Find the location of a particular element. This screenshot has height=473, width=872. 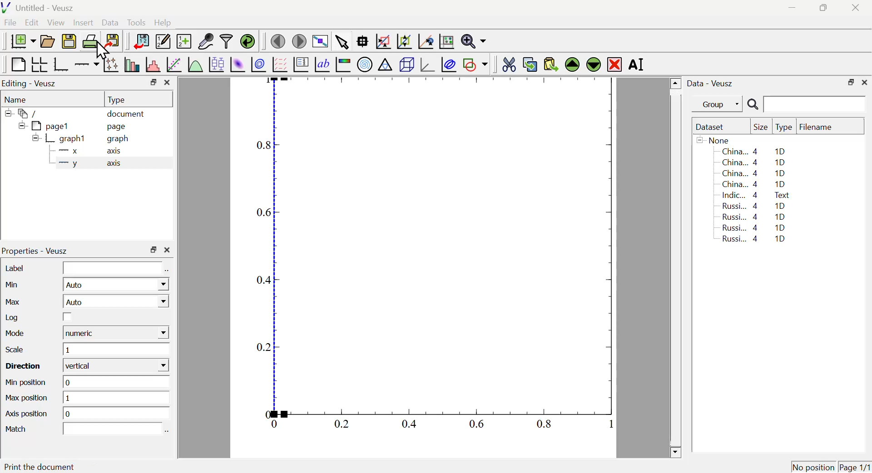

Size is located at coordinates (761, 128).